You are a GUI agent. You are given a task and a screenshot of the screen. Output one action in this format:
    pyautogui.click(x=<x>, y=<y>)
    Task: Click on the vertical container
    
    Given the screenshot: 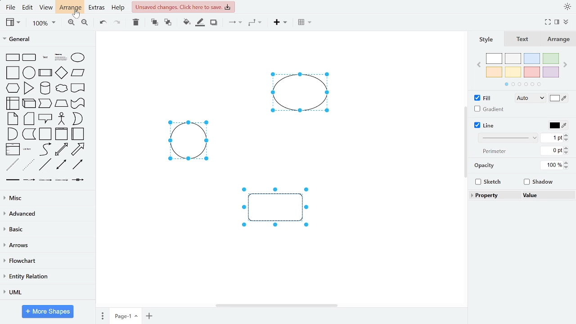 What is the action you would take?
    pyautogui.click(x=61, y=135)
    